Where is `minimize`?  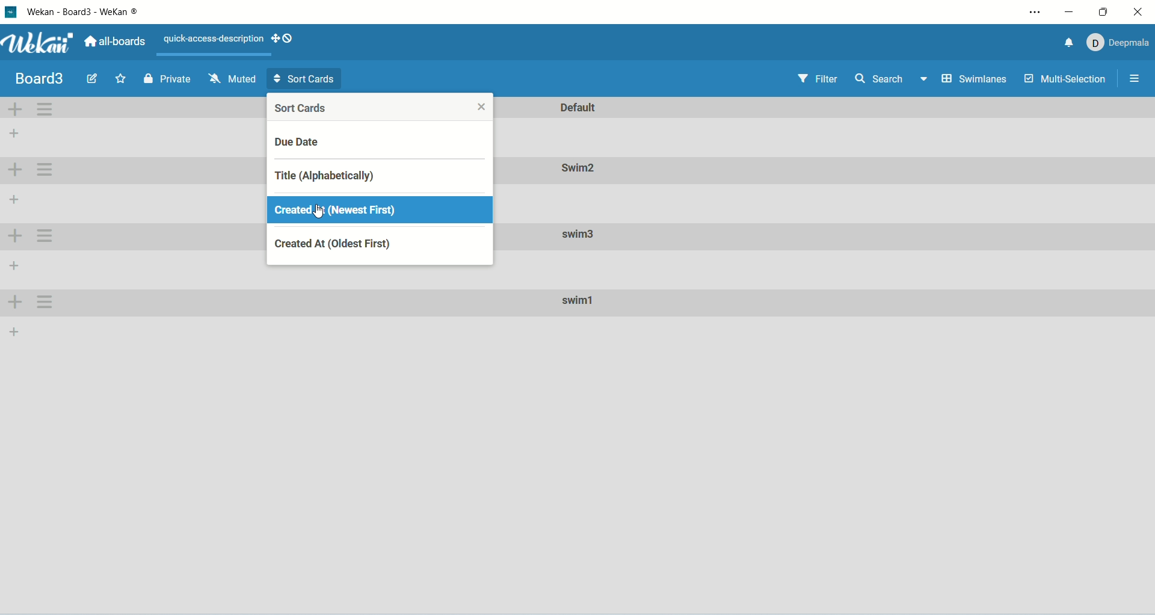 minimize is located at coordinates (1073, 11).